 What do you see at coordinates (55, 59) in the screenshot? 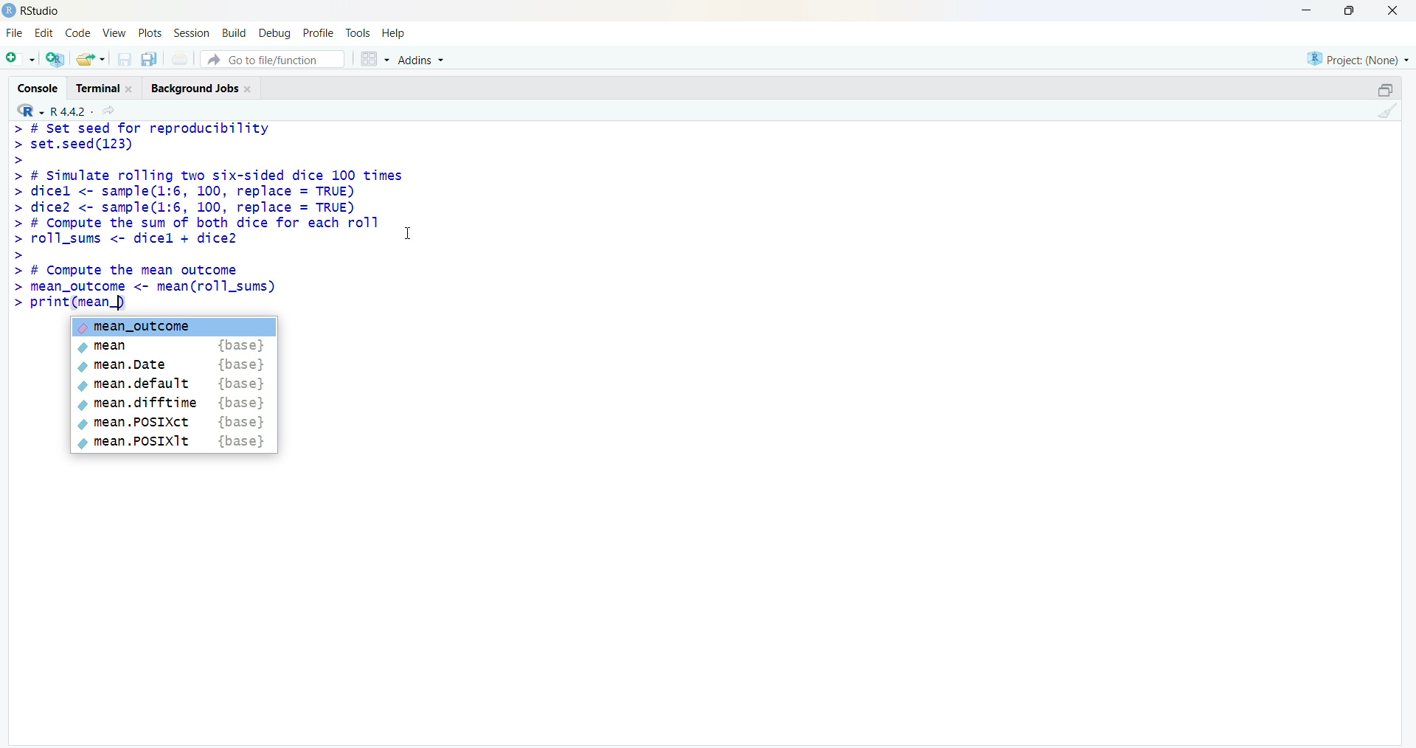
I see `add R file` at bounding box center [55, 59].